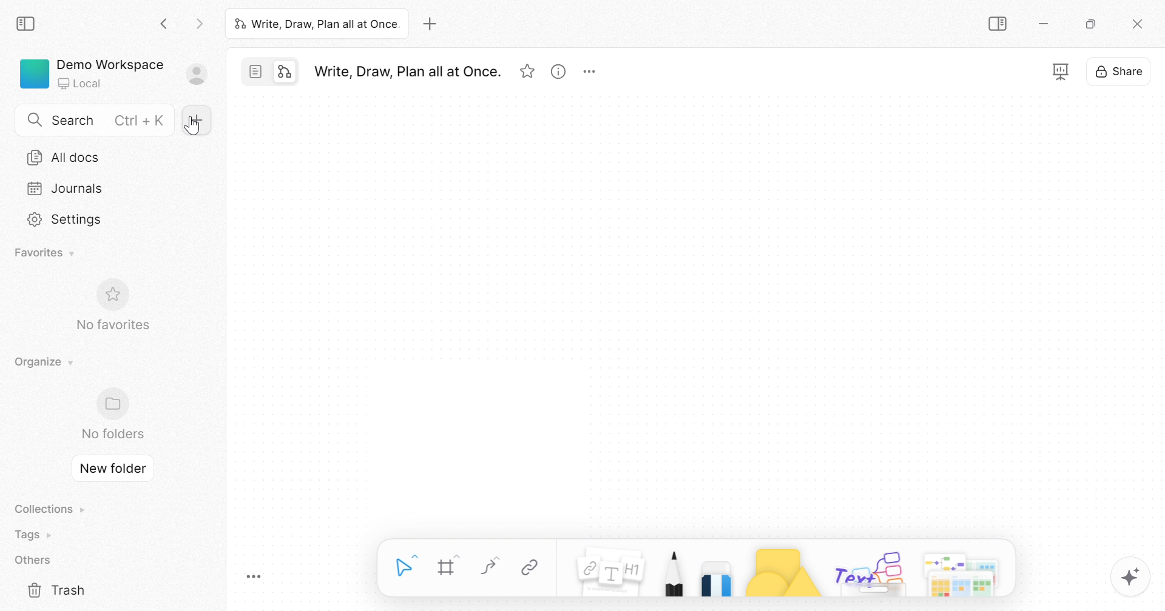  Describe the element at coordinates (35, 73) in the screenshot. I see `Green color` at that location.